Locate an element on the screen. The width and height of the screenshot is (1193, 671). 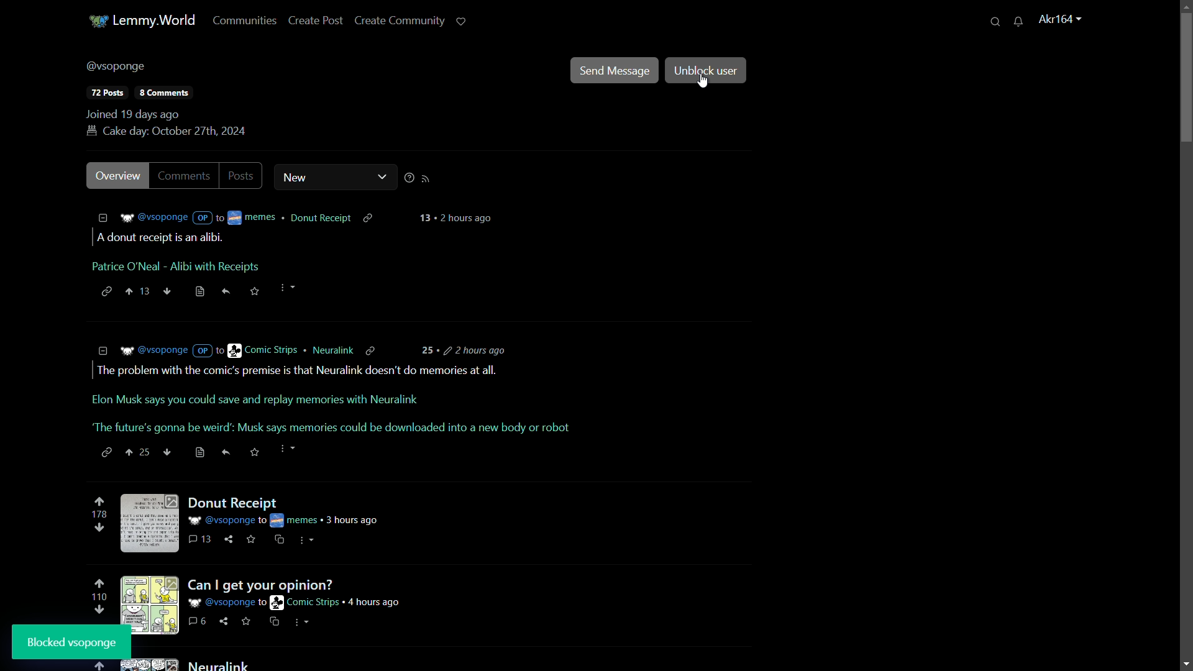
time is located at coordinates (460, 218).